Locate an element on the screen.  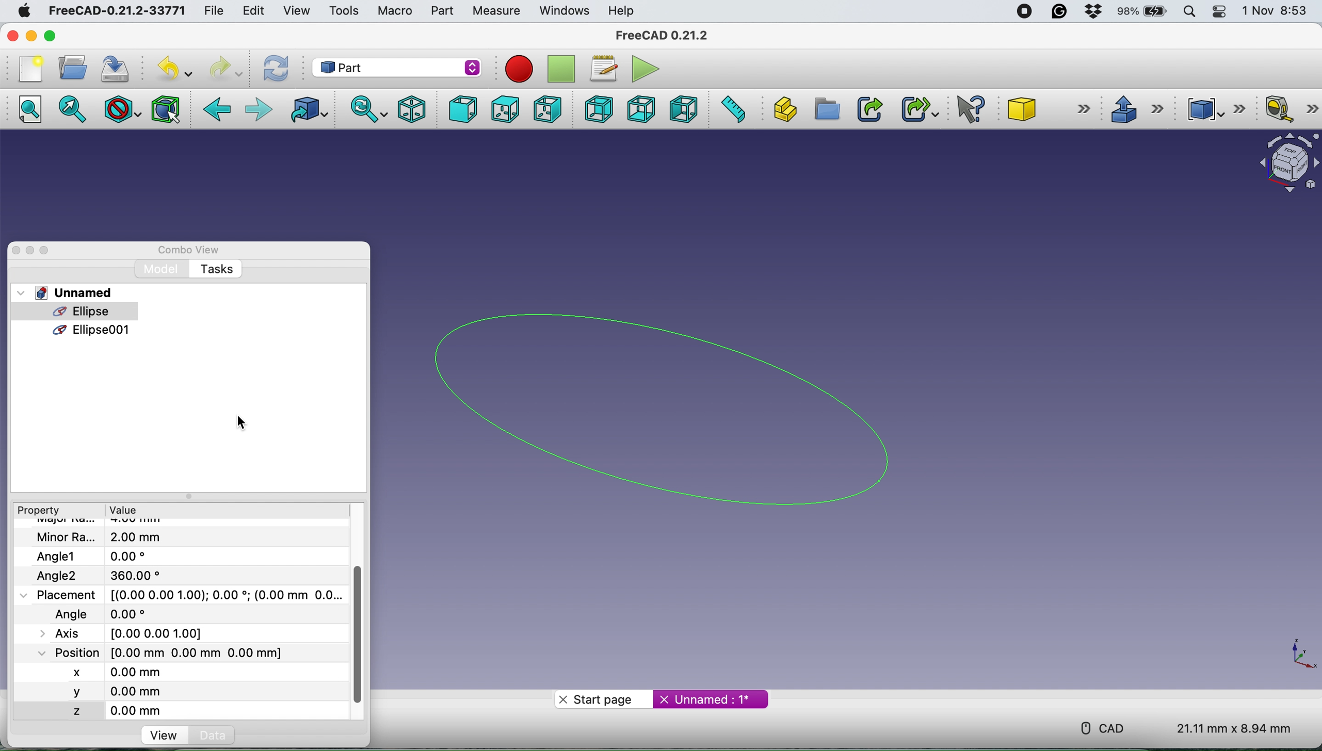
extrude is located at coordinates (1139, 111).